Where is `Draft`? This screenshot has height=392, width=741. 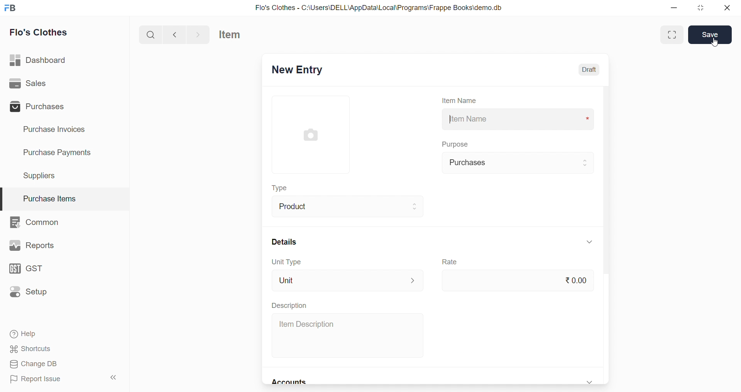 Draft is located at coordinates (590, 69).